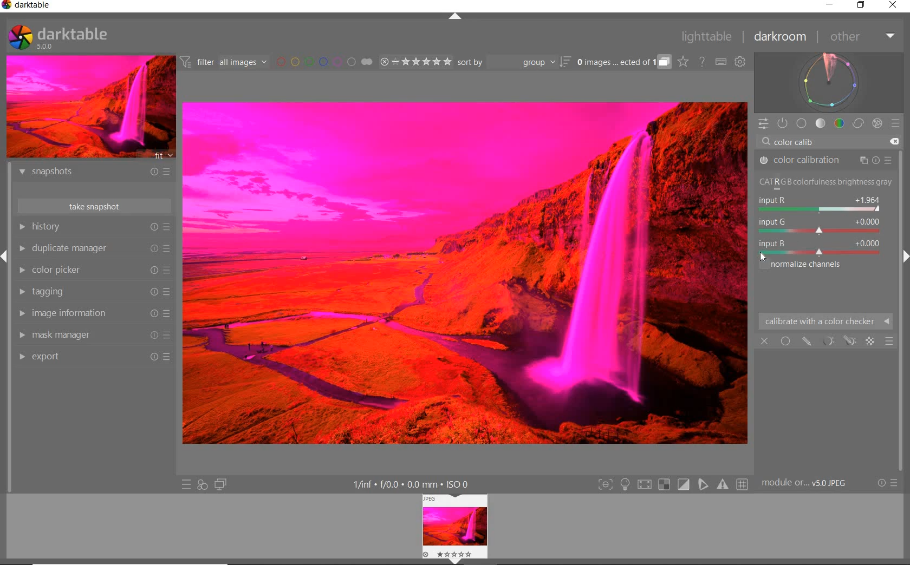  I want to click on other, so click(860, 36).